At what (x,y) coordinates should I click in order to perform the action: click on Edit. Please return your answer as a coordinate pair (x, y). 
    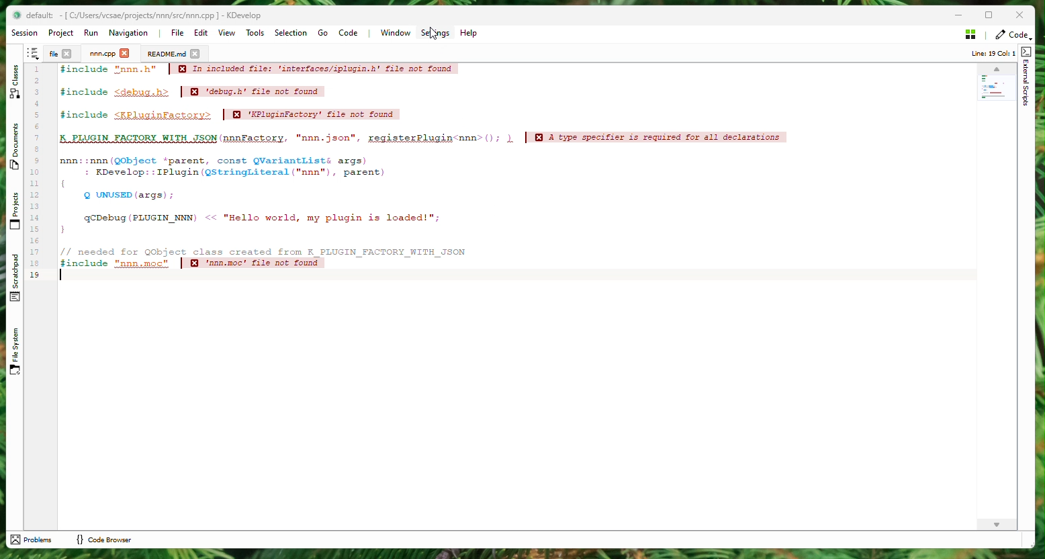
    Looking at the image, I should click on (201, 34).